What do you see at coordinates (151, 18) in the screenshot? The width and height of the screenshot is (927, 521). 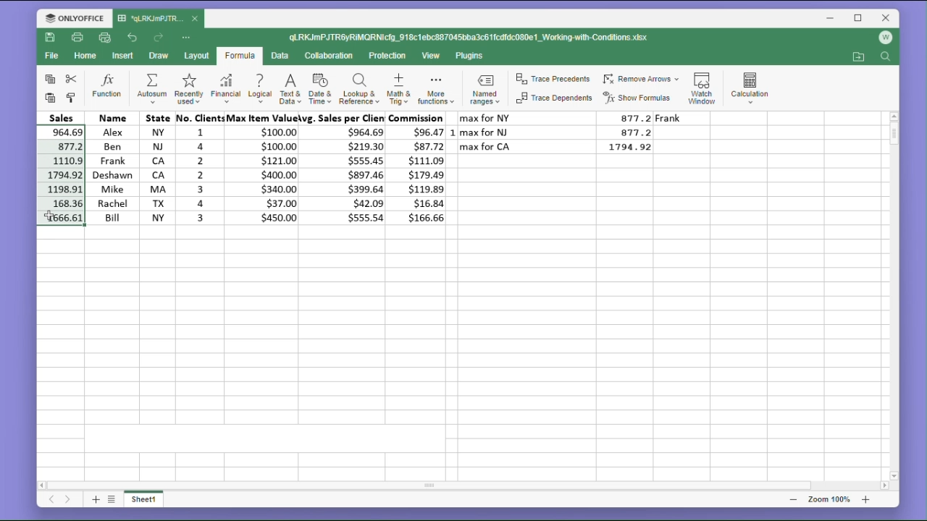 I see `'qLRKJmPJTR...` at bounding box center [151, 18].